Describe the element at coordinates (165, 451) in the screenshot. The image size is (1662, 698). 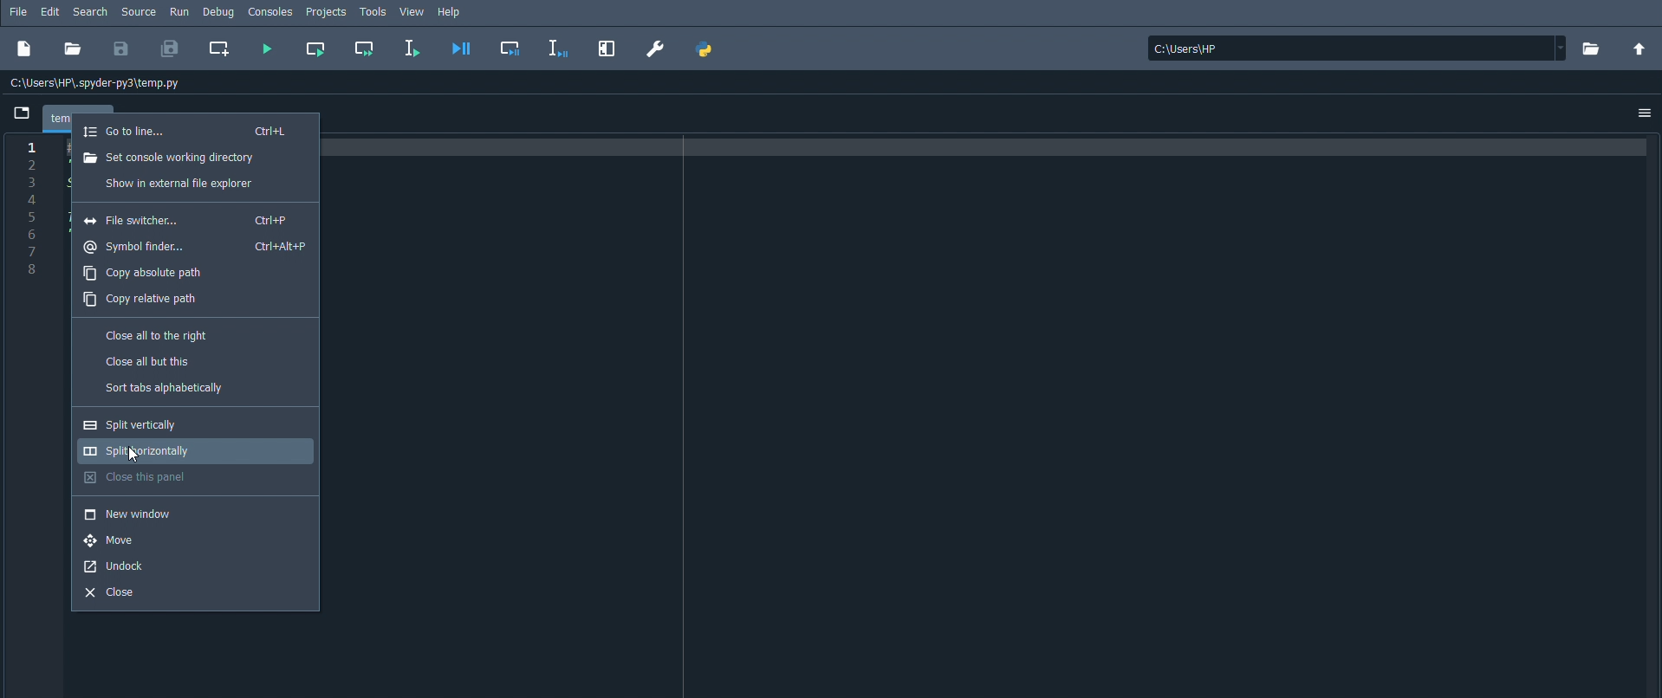
I see `Split horizontally` at that location.